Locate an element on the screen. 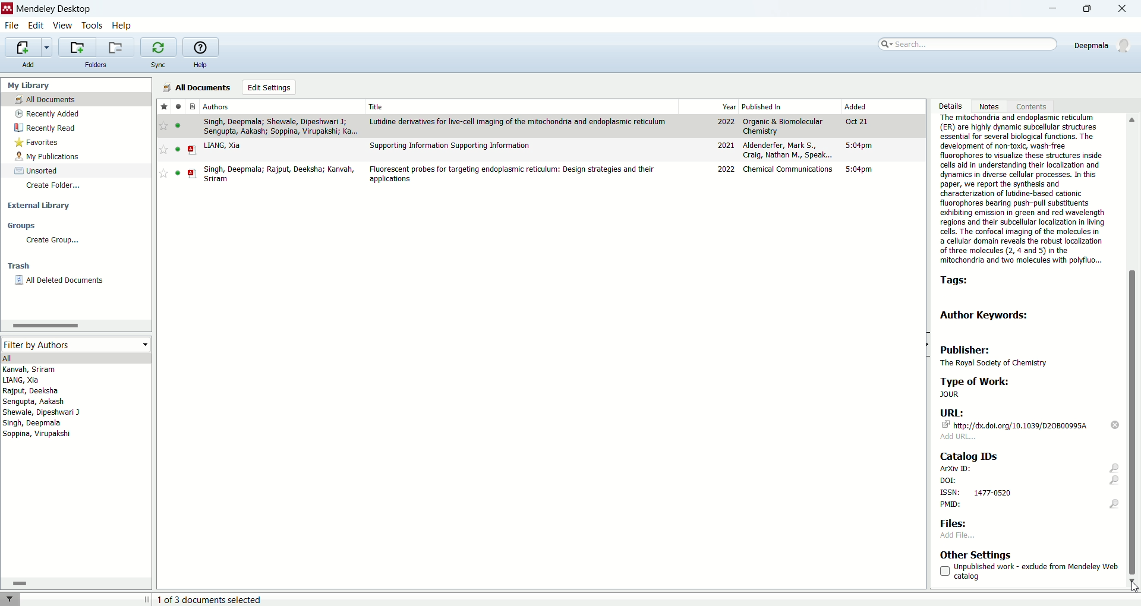  minimize is located at coordinates (1047, 10).